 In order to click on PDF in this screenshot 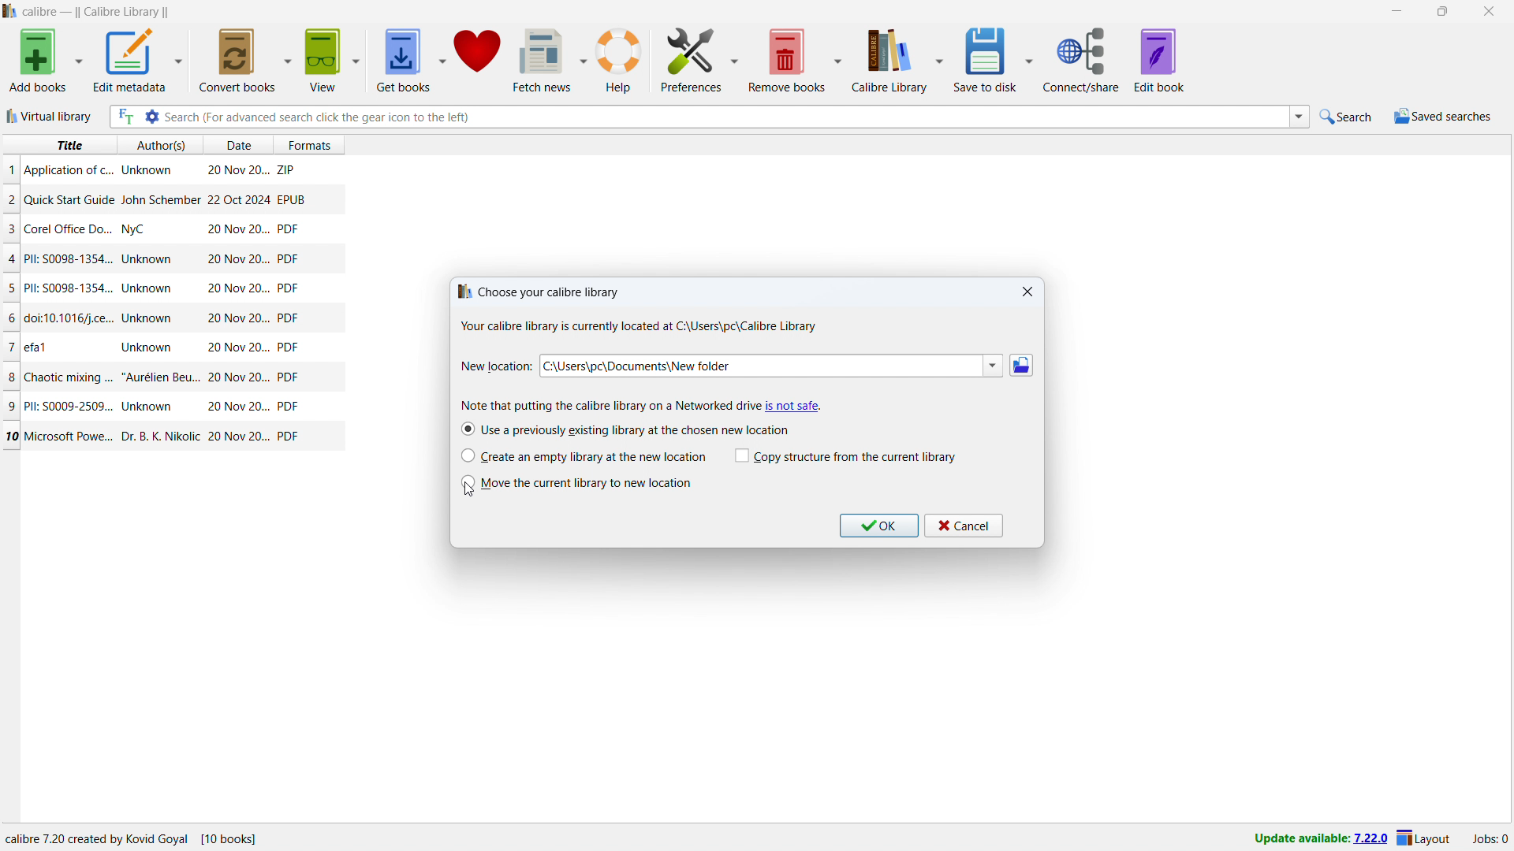, I will do `click(289, 347)`.